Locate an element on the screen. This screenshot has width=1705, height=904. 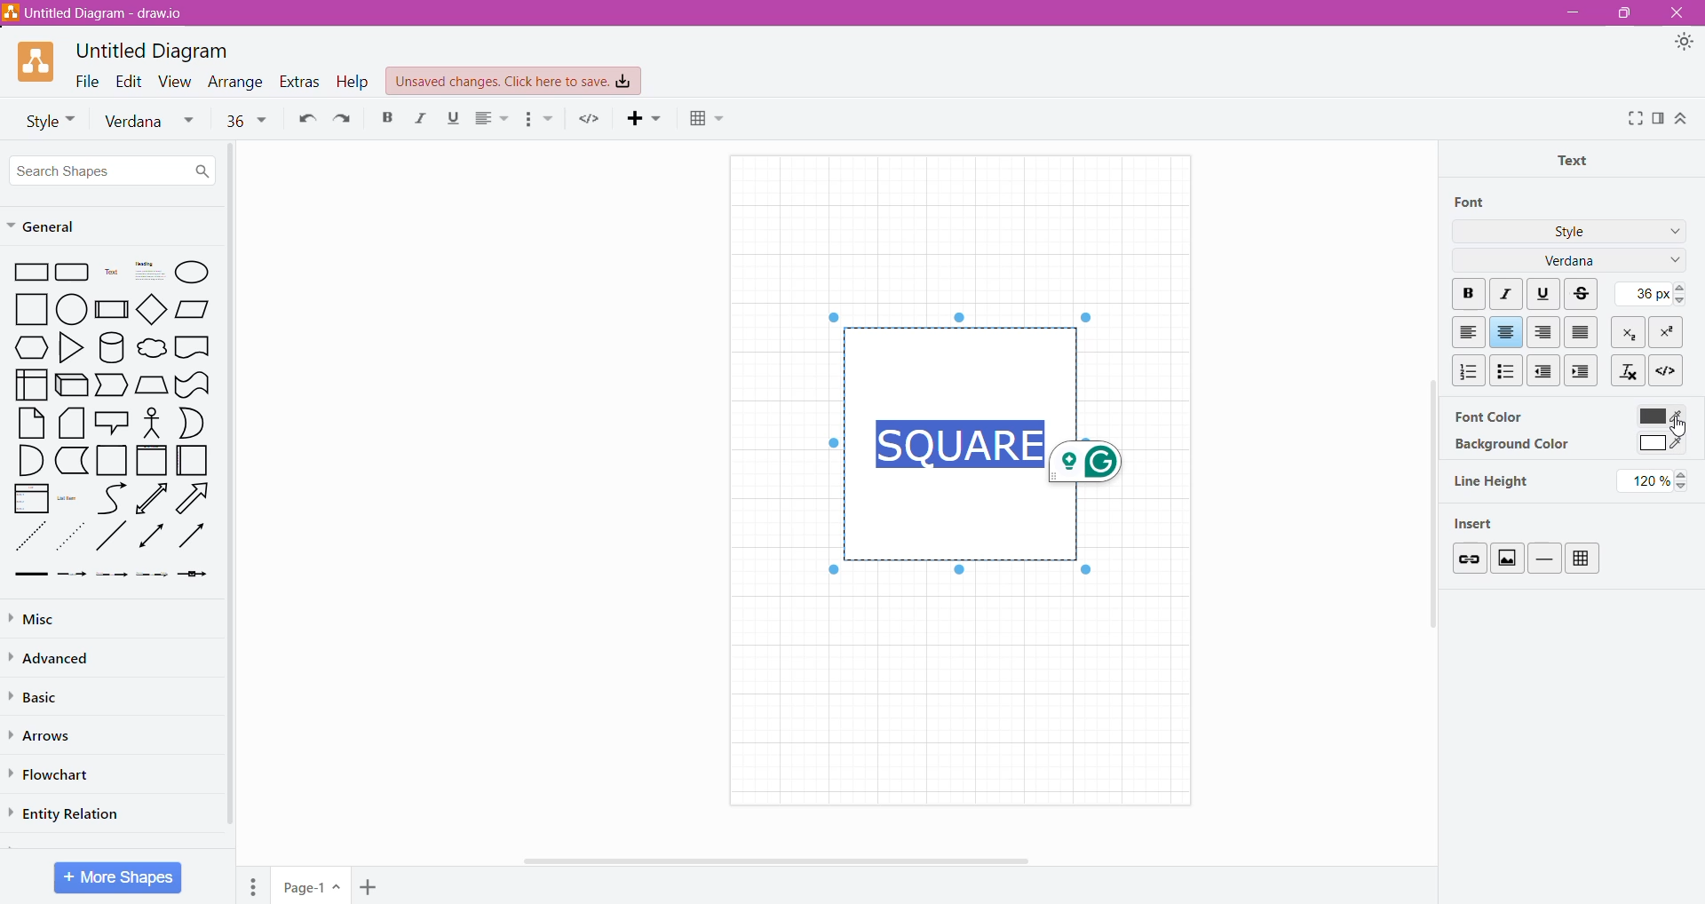
Quarter Circle is located at coordinates (28, 459).